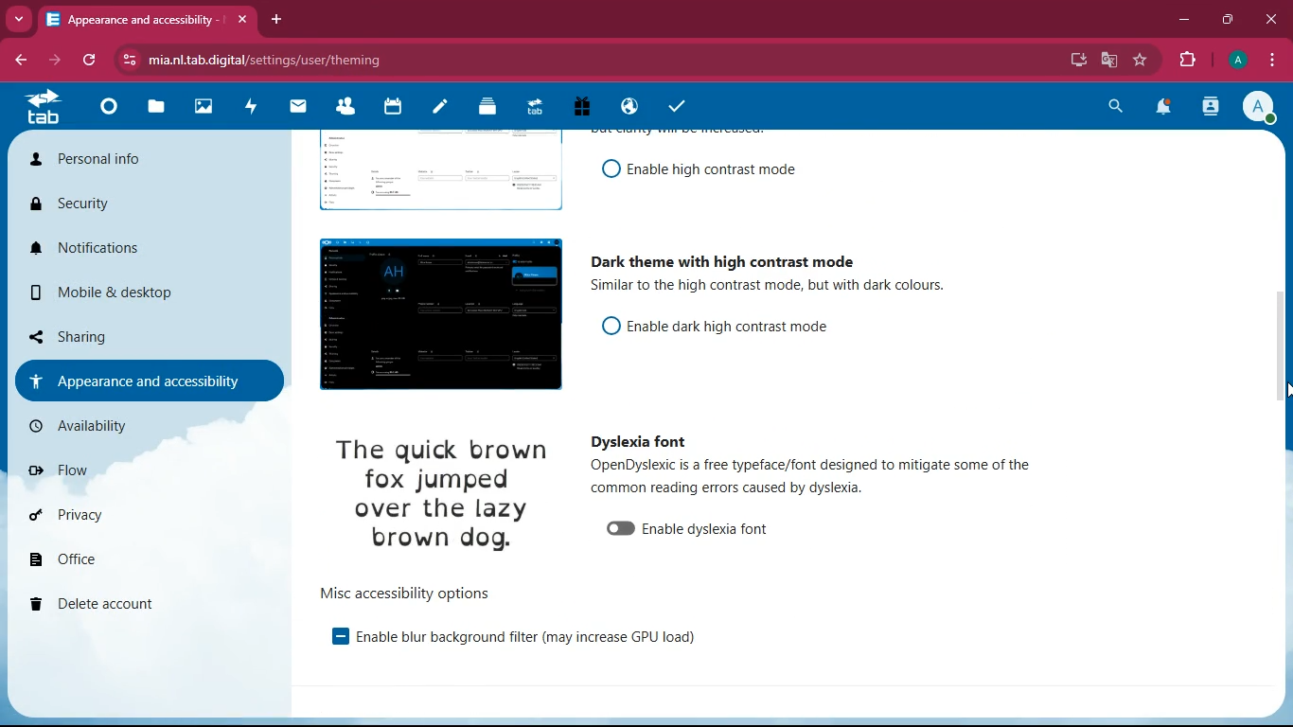 The width and height of the screenshot is (1293, 727). Describe the element at coordinates (1224, 18) in the screenshot. I see `maximize` at that location.